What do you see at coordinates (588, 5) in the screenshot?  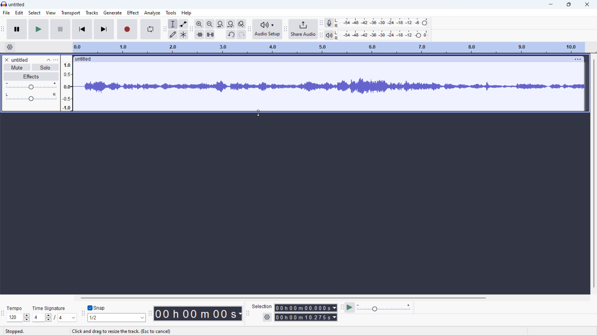 I see `close` at bounding box center [588, 5].